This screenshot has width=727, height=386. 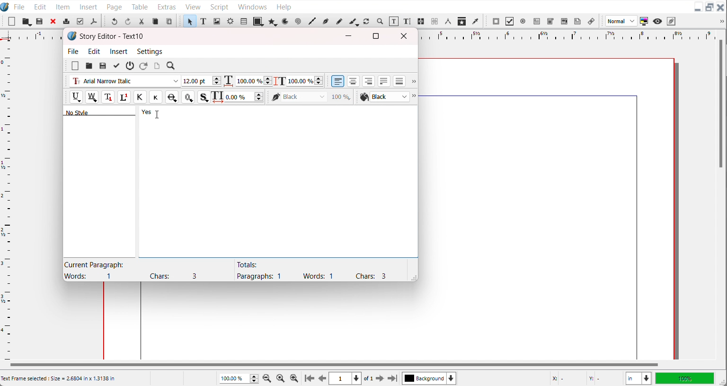 What do you see at coordinates (53, 21) in the screenshot?
I see `Close` at bounding box center [53, 21].